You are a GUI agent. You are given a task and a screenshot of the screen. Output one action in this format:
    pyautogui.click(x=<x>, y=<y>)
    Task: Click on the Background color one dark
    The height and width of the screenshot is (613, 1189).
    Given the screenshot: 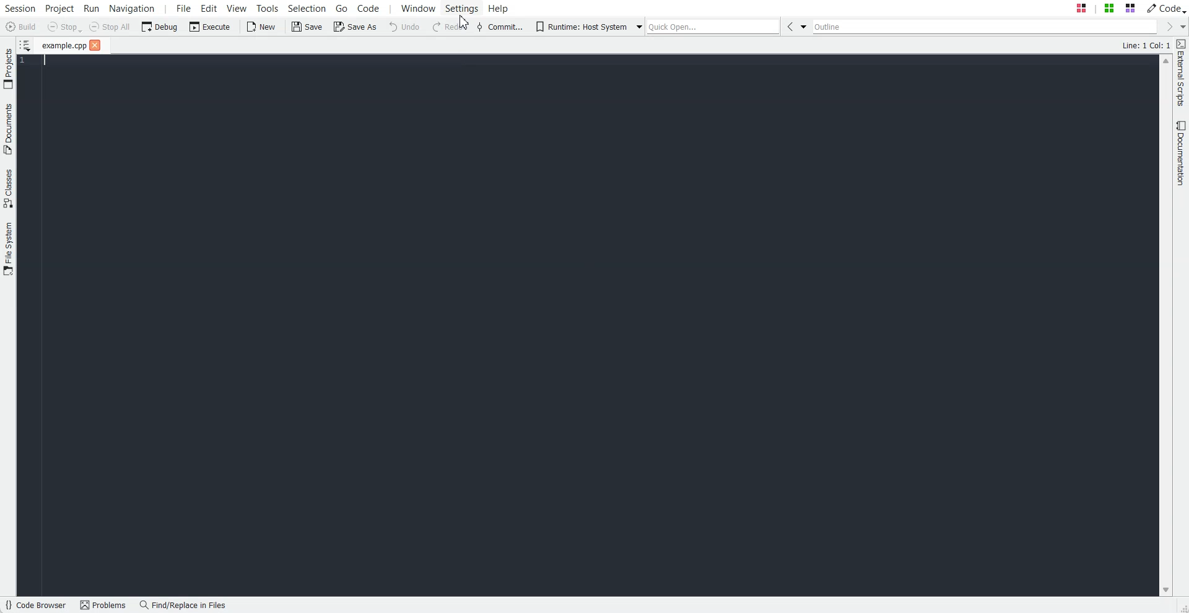 What is the action you would take?
    pyautogui.click(x=588, y=333)
    